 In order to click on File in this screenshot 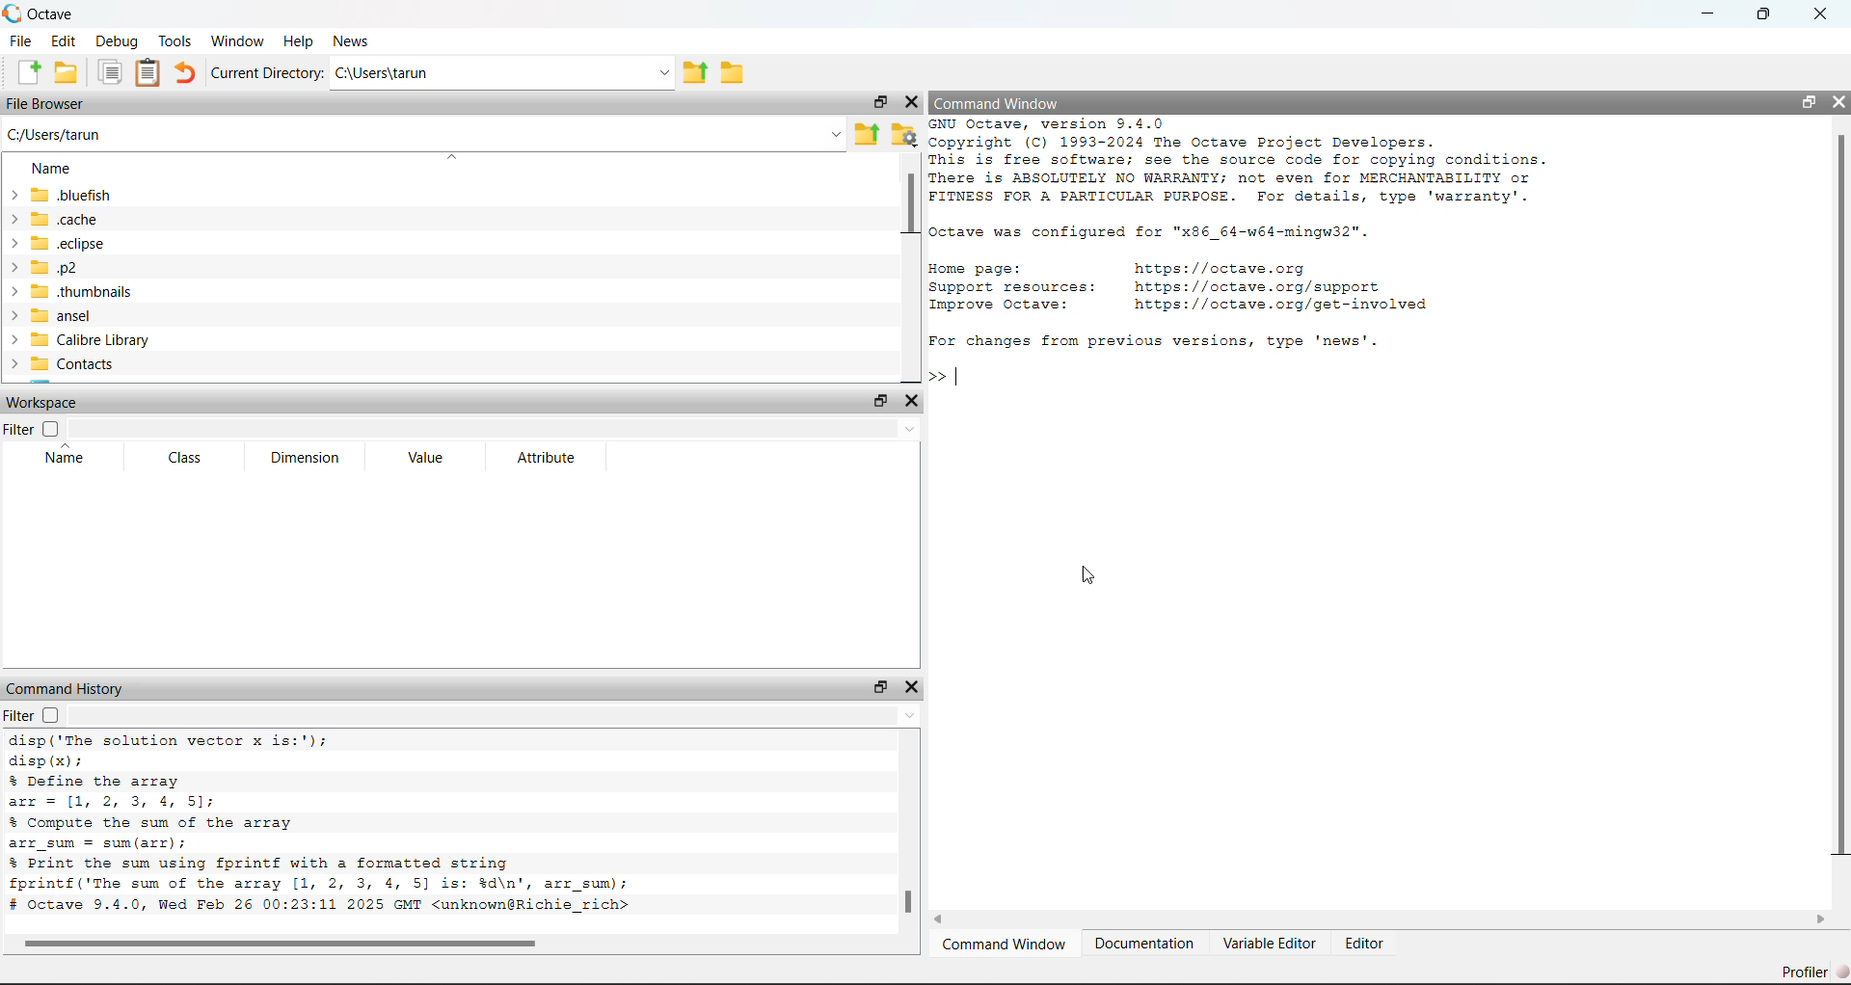, I will do `click(22, 40)`.